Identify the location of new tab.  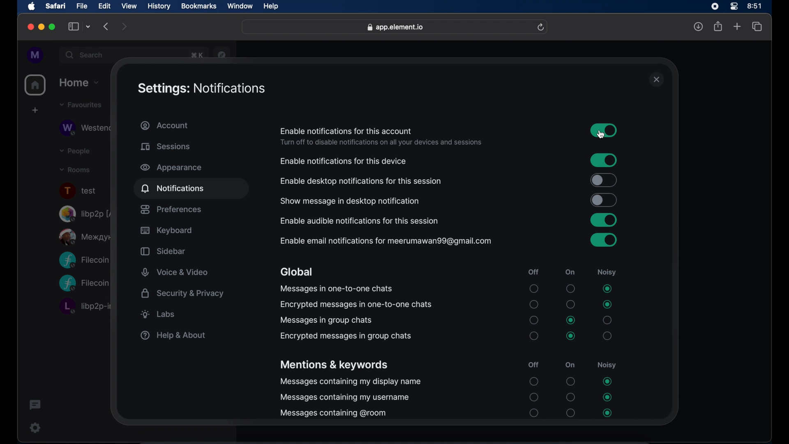
(737, 26).